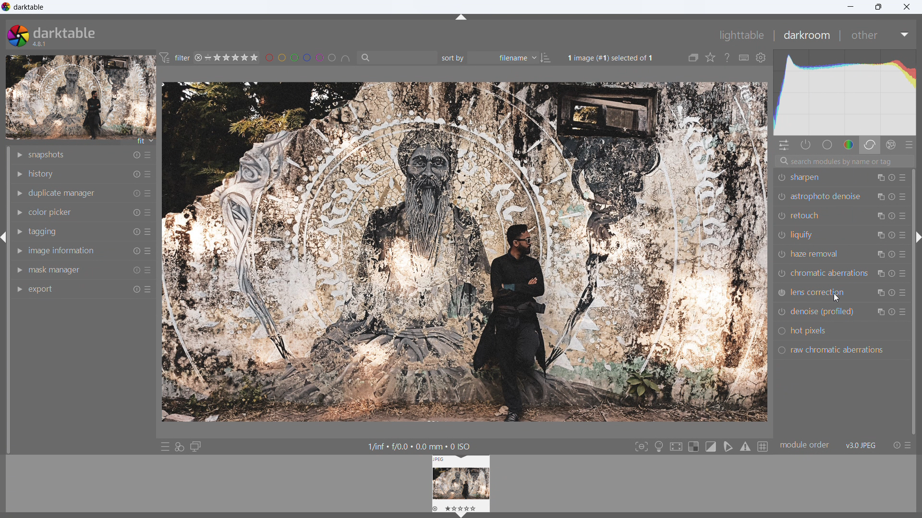  What do you see at coordinates (728, 58) in the screenshot?
I see `enable this and click on a control element to get online help` at bounding box center [728, 58].